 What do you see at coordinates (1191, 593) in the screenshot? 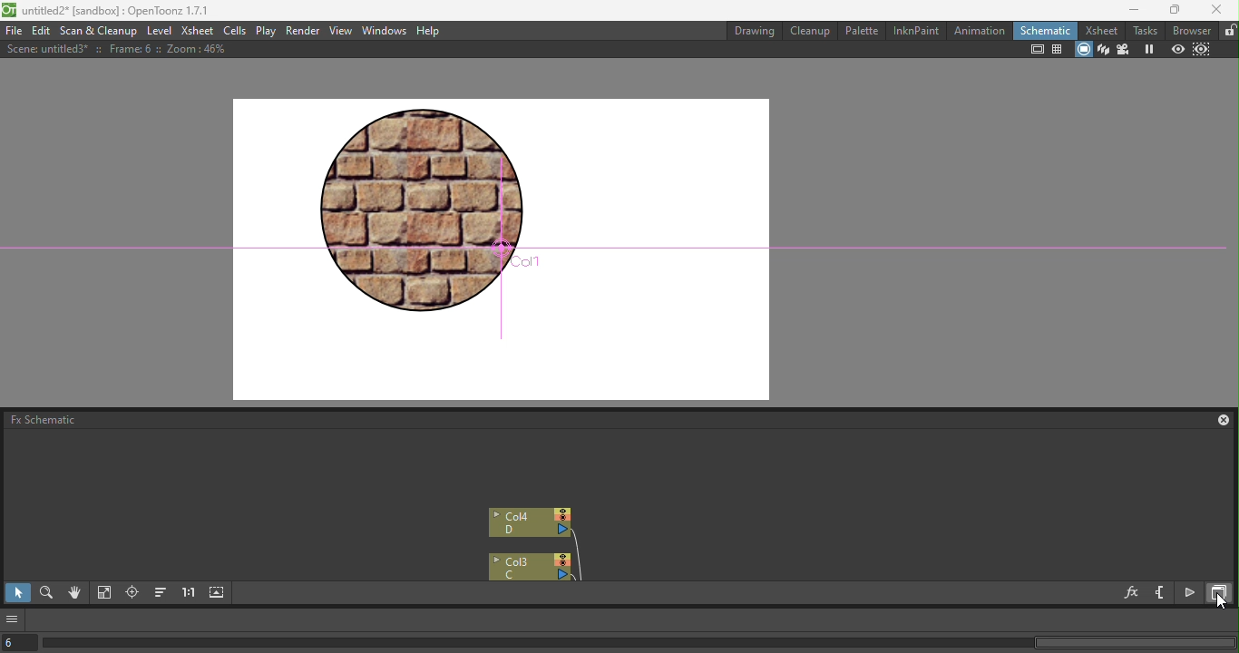
I see `Toggle node icons` at bounding box center [1191, 593].